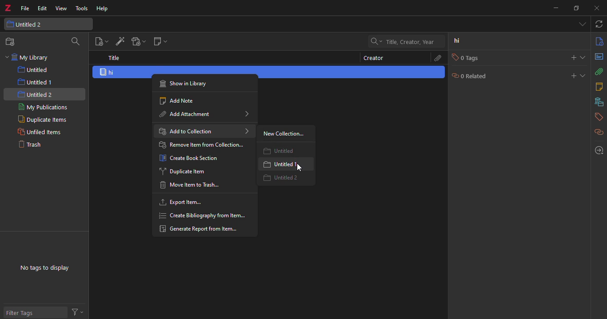 This screenshot has width=607, height=319. Describe the element at coordinates (598, 132) in the screenshot. I see `related` at that location.